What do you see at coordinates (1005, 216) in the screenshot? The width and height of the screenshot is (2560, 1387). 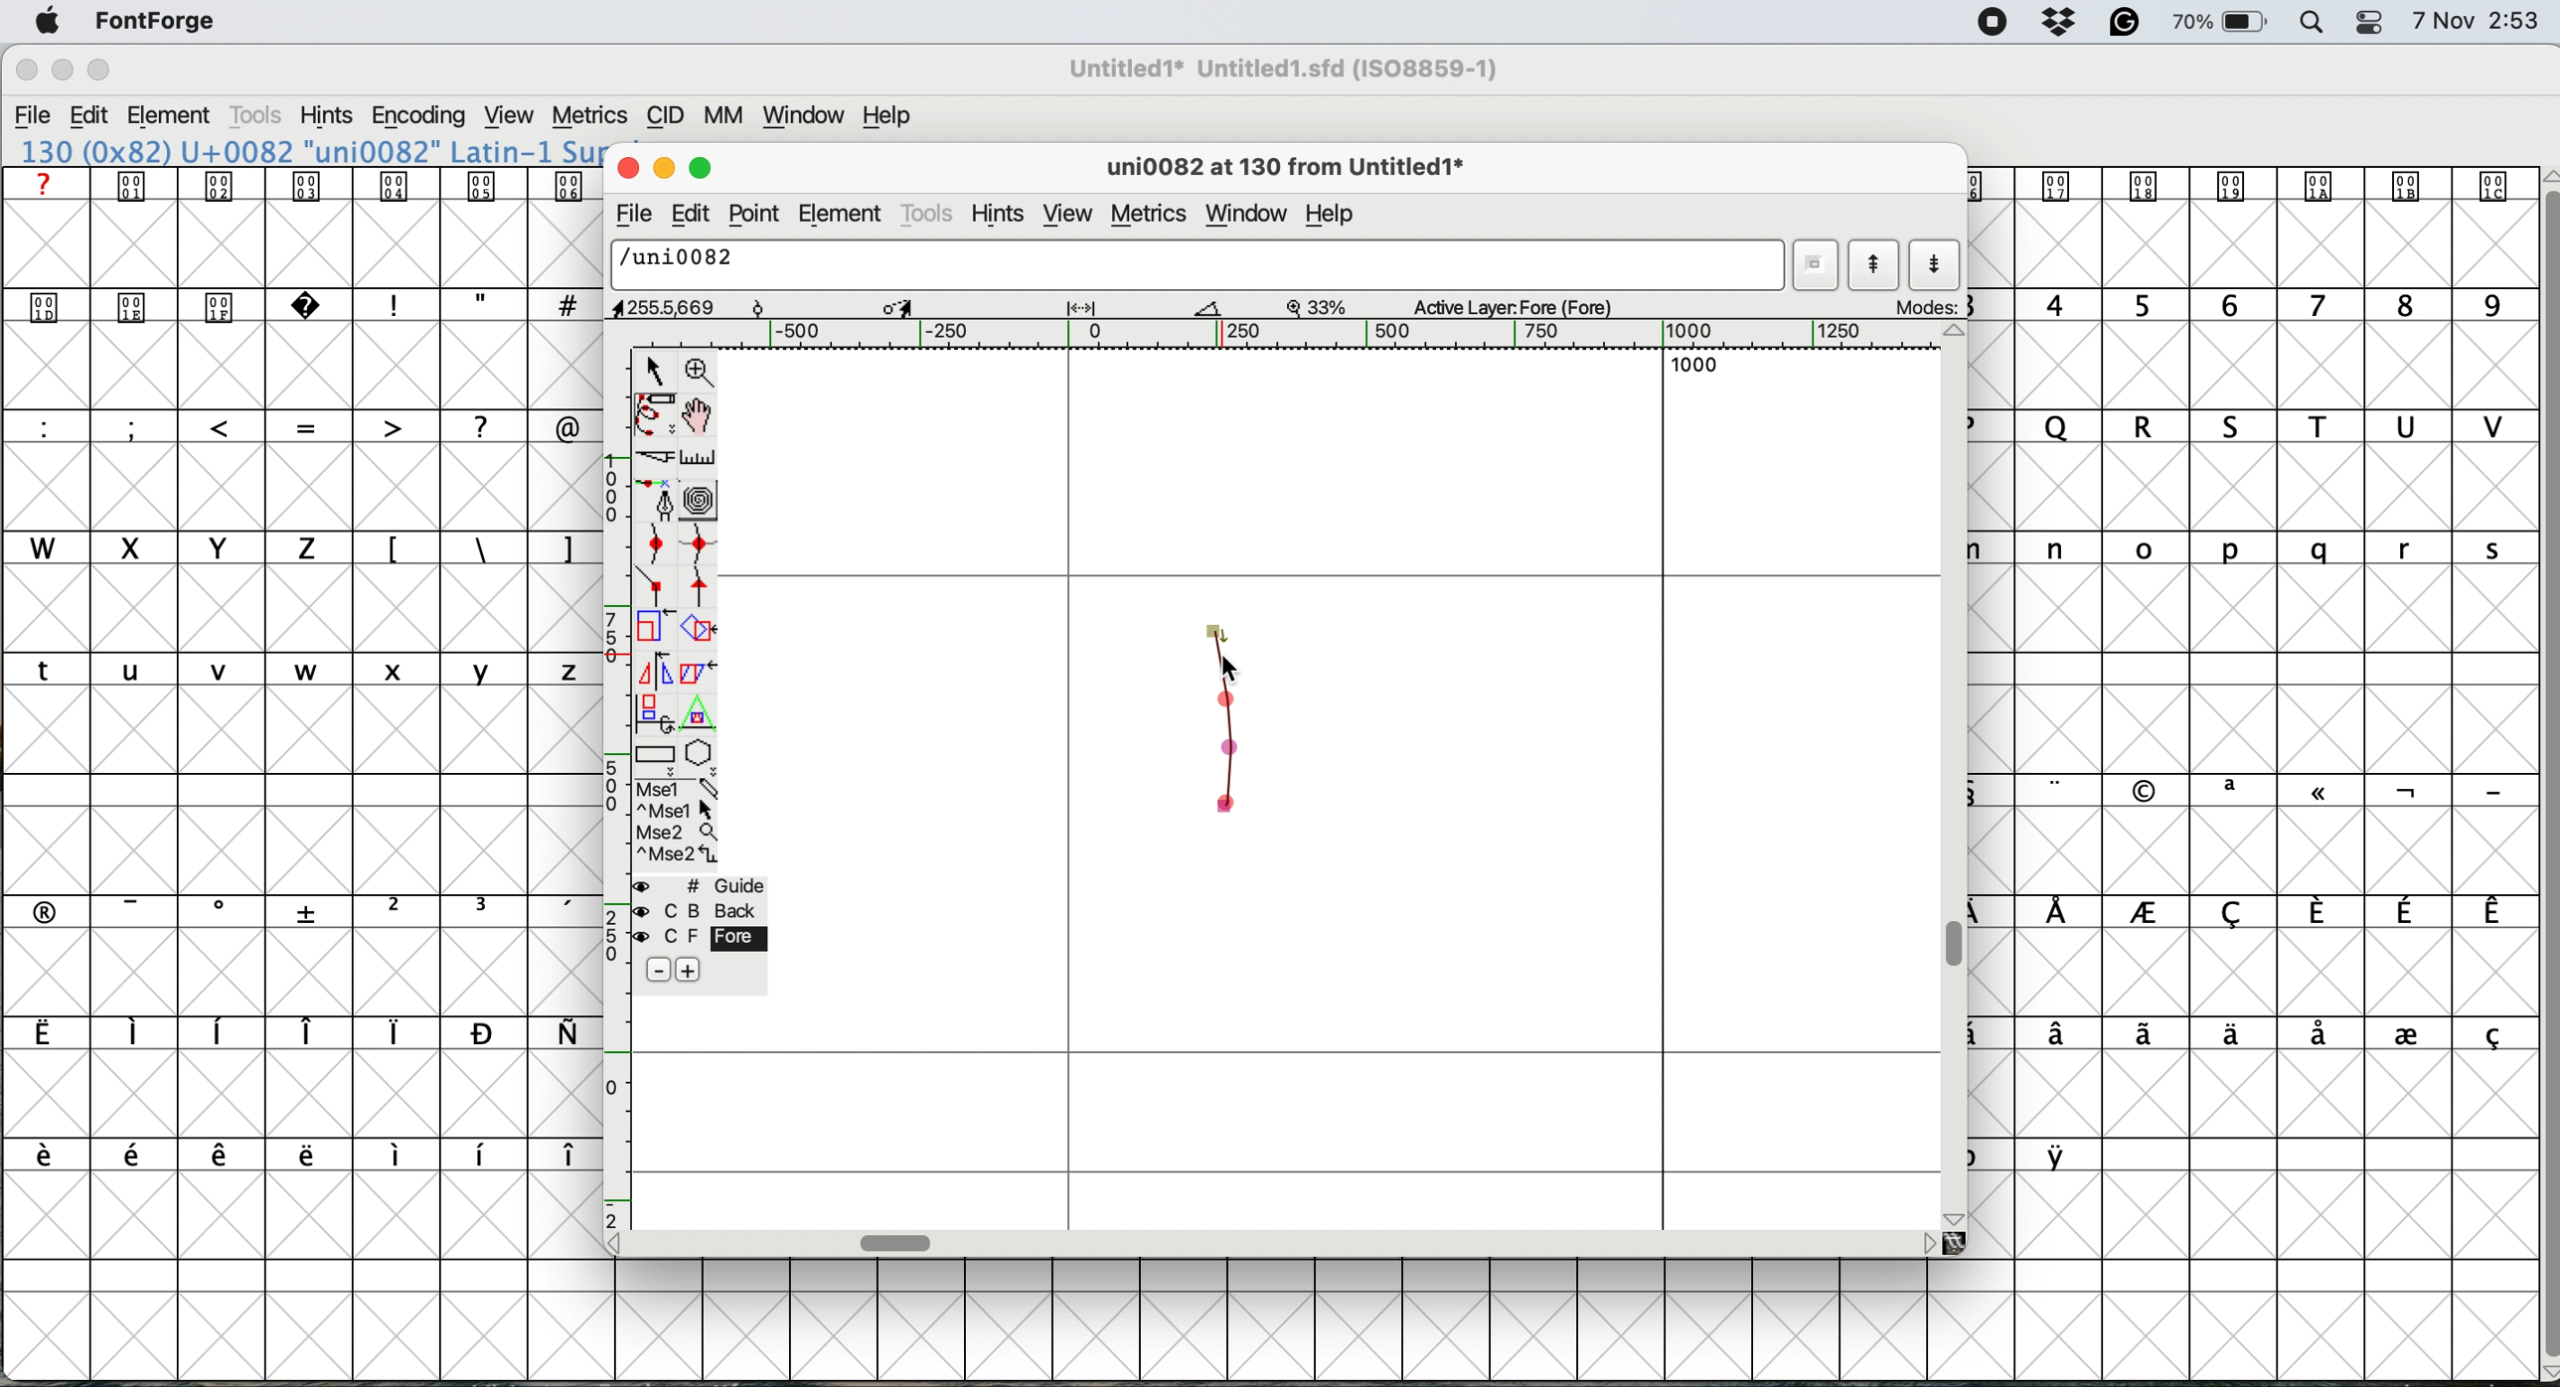 I see `hints` at bounding box center [1005, 216].